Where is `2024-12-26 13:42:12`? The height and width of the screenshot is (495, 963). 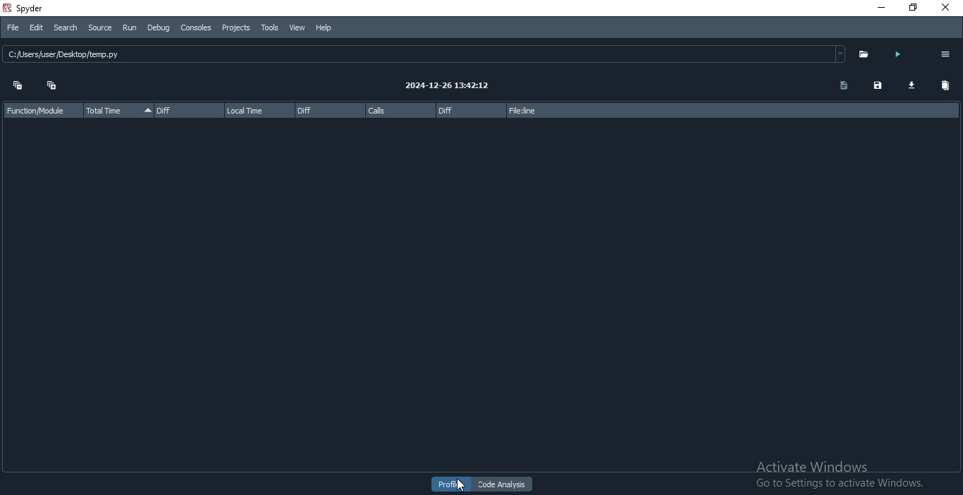
2024-12-26 13:42:12 is located at coordinates (448, 86).